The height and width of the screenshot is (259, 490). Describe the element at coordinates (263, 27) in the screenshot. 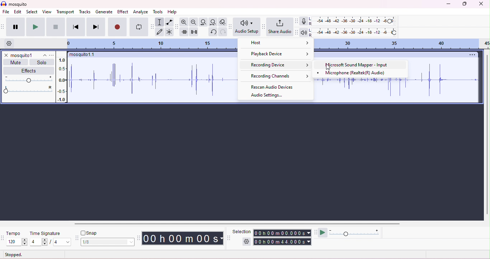

I see `share audio tool bar` at that location.